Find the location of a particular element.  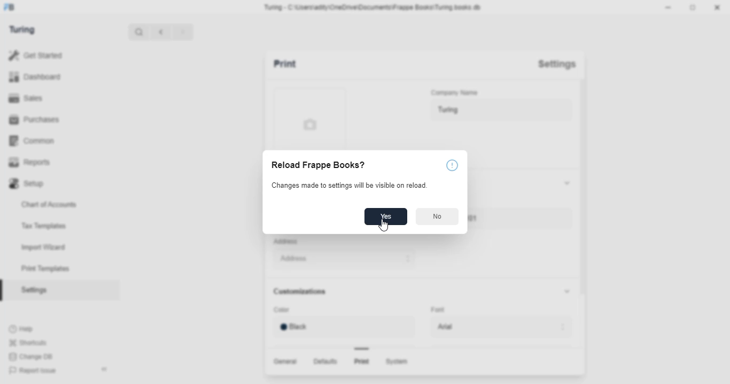

Eont is located at coordinates (439, 308).